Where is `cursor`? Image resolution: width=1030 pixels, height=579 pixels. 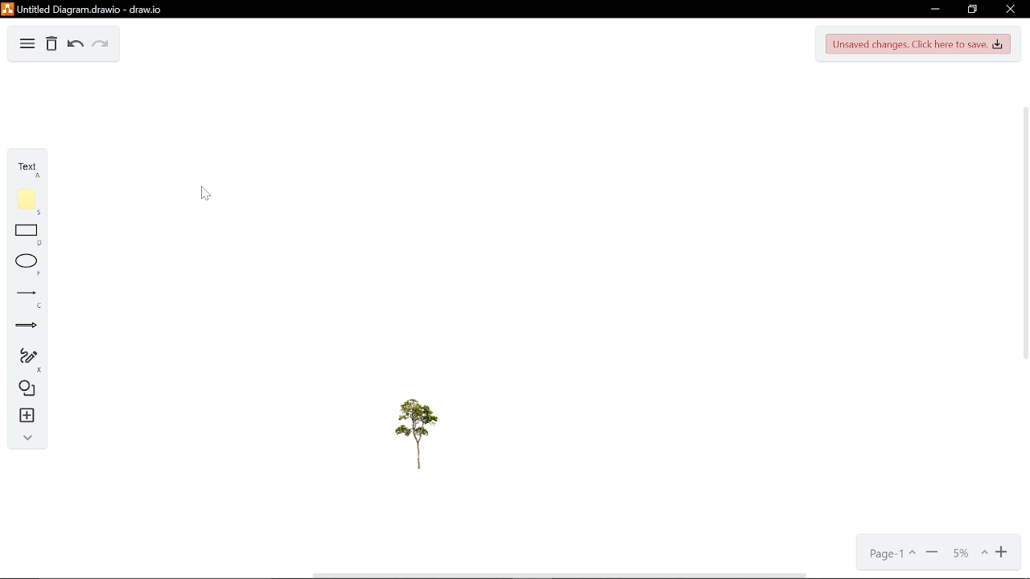
cursor is located at coordinates (203, 192).